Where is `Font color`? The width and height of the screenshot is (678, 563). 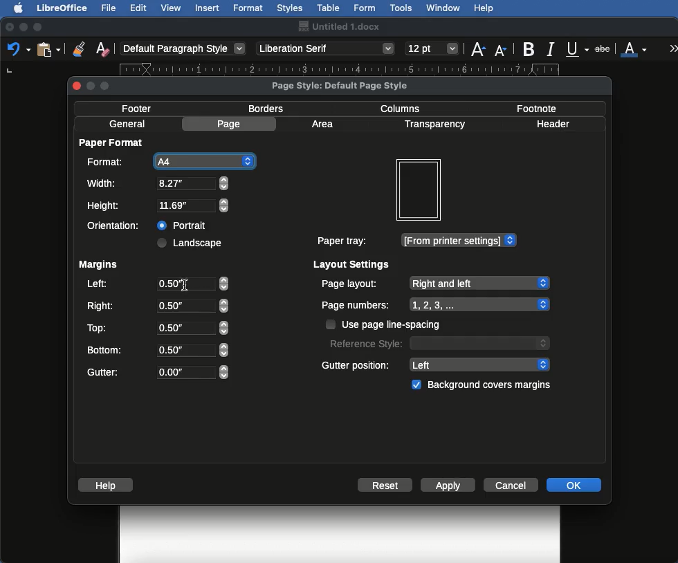
Font color is located at coordinates (634, 48).